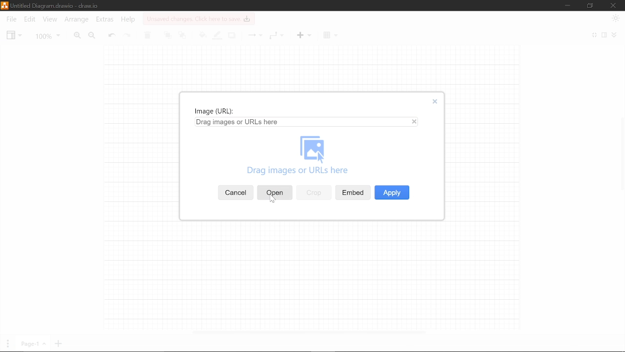 The height and width of the screenshot is (352, 625). What do you see at coordinates (434, 102) in the screenshot?
I see `Close` at bounding box center [434, 102].